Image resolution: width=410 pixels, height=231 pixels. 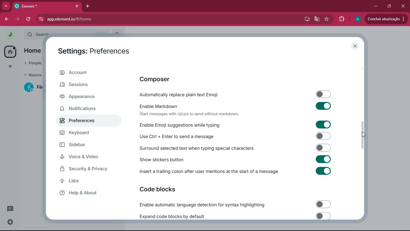 I want to click on labs, so click(x=84, y=182).